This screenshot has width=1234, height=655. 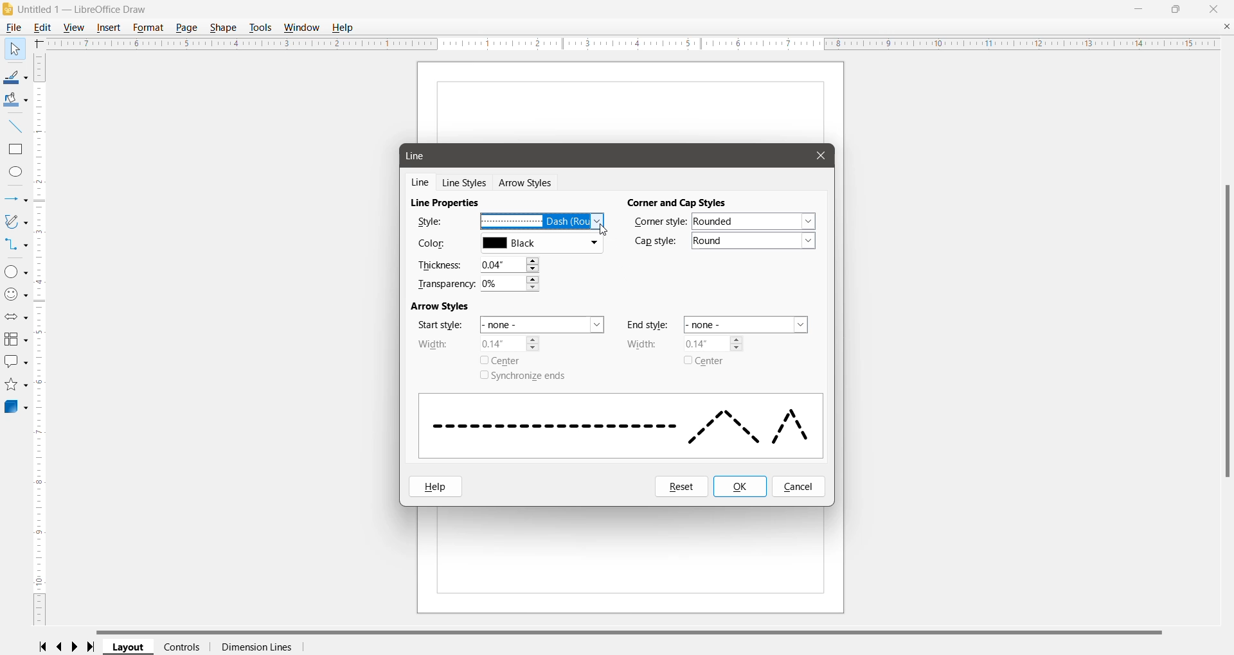 I want to click on Fill Color, so click(x=16, y=101).